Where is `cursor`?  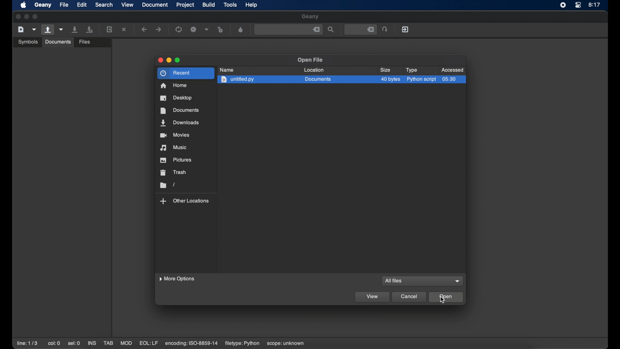
cursor is located at coordinates (443, 301).